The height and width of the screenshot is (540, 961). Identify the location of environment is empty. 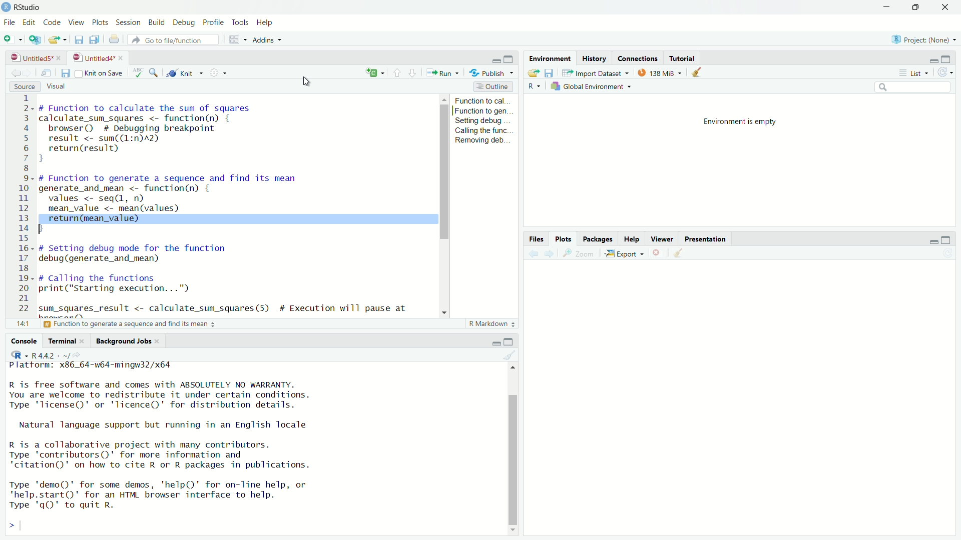
(749, 123).